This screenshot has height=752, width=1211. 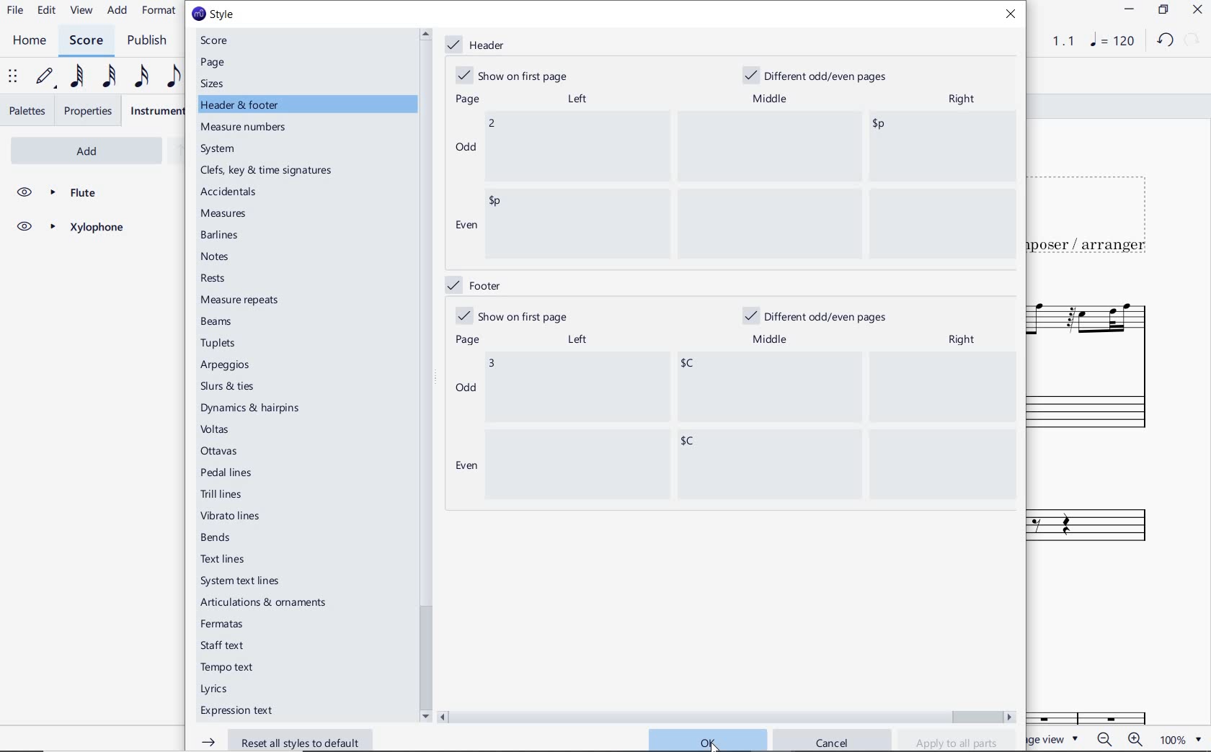 What do you see at coordinates (141, 76) in the screenshot?
I see `16TH NOTE` at bounding box center [141, 76].